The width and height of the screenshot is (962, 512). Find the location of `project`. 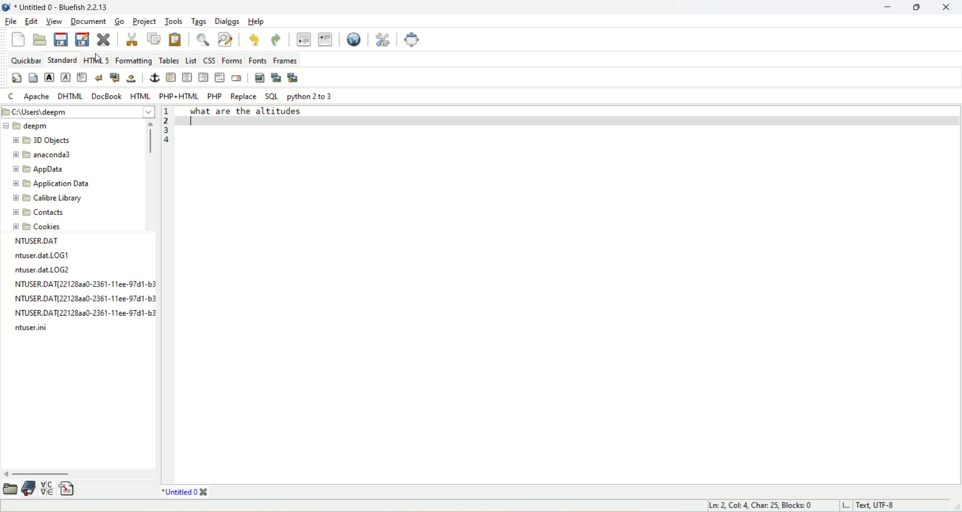

project is located at coordinates (143, 21).